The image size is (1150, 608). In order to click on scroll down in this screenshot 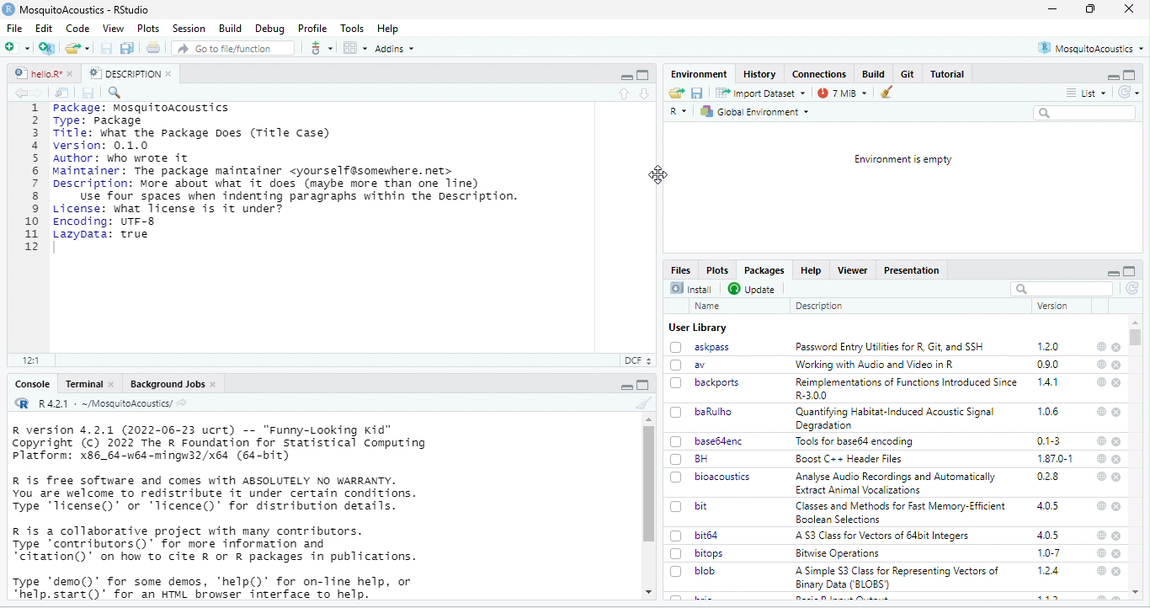, I will do `click(647, 593)`.